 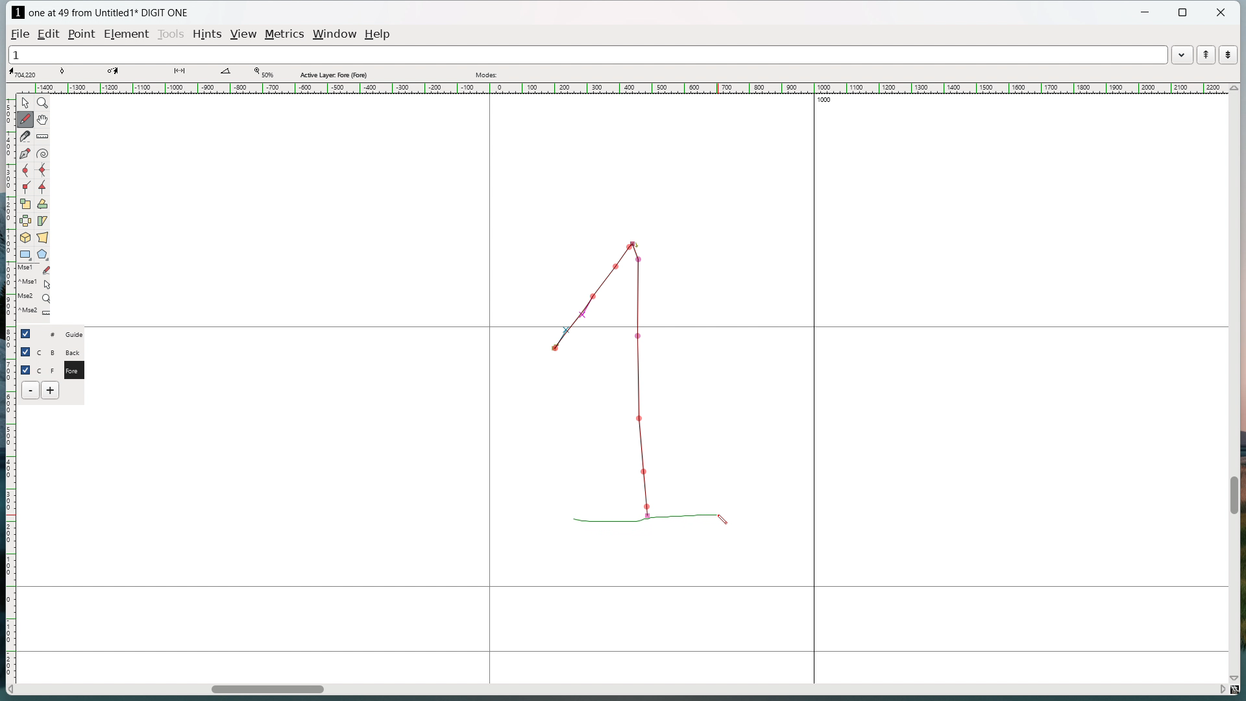 What do you see at coordinates (171, 35) in the screenshot?
I see `tools` at bounding box center [171, 35].